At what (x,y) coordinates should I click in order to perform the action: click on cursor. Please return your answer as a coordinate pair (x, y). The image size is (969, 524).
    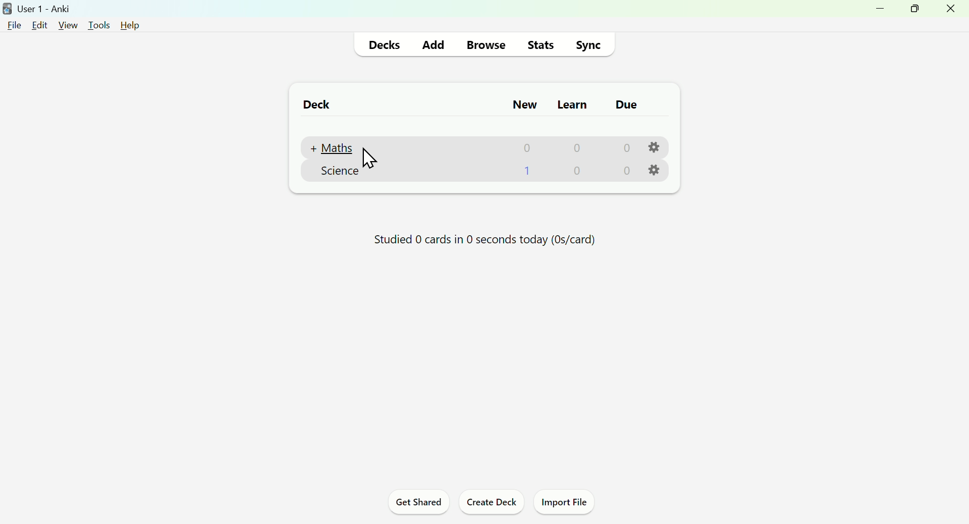
    Looking at the image, I should click on (367, 158).